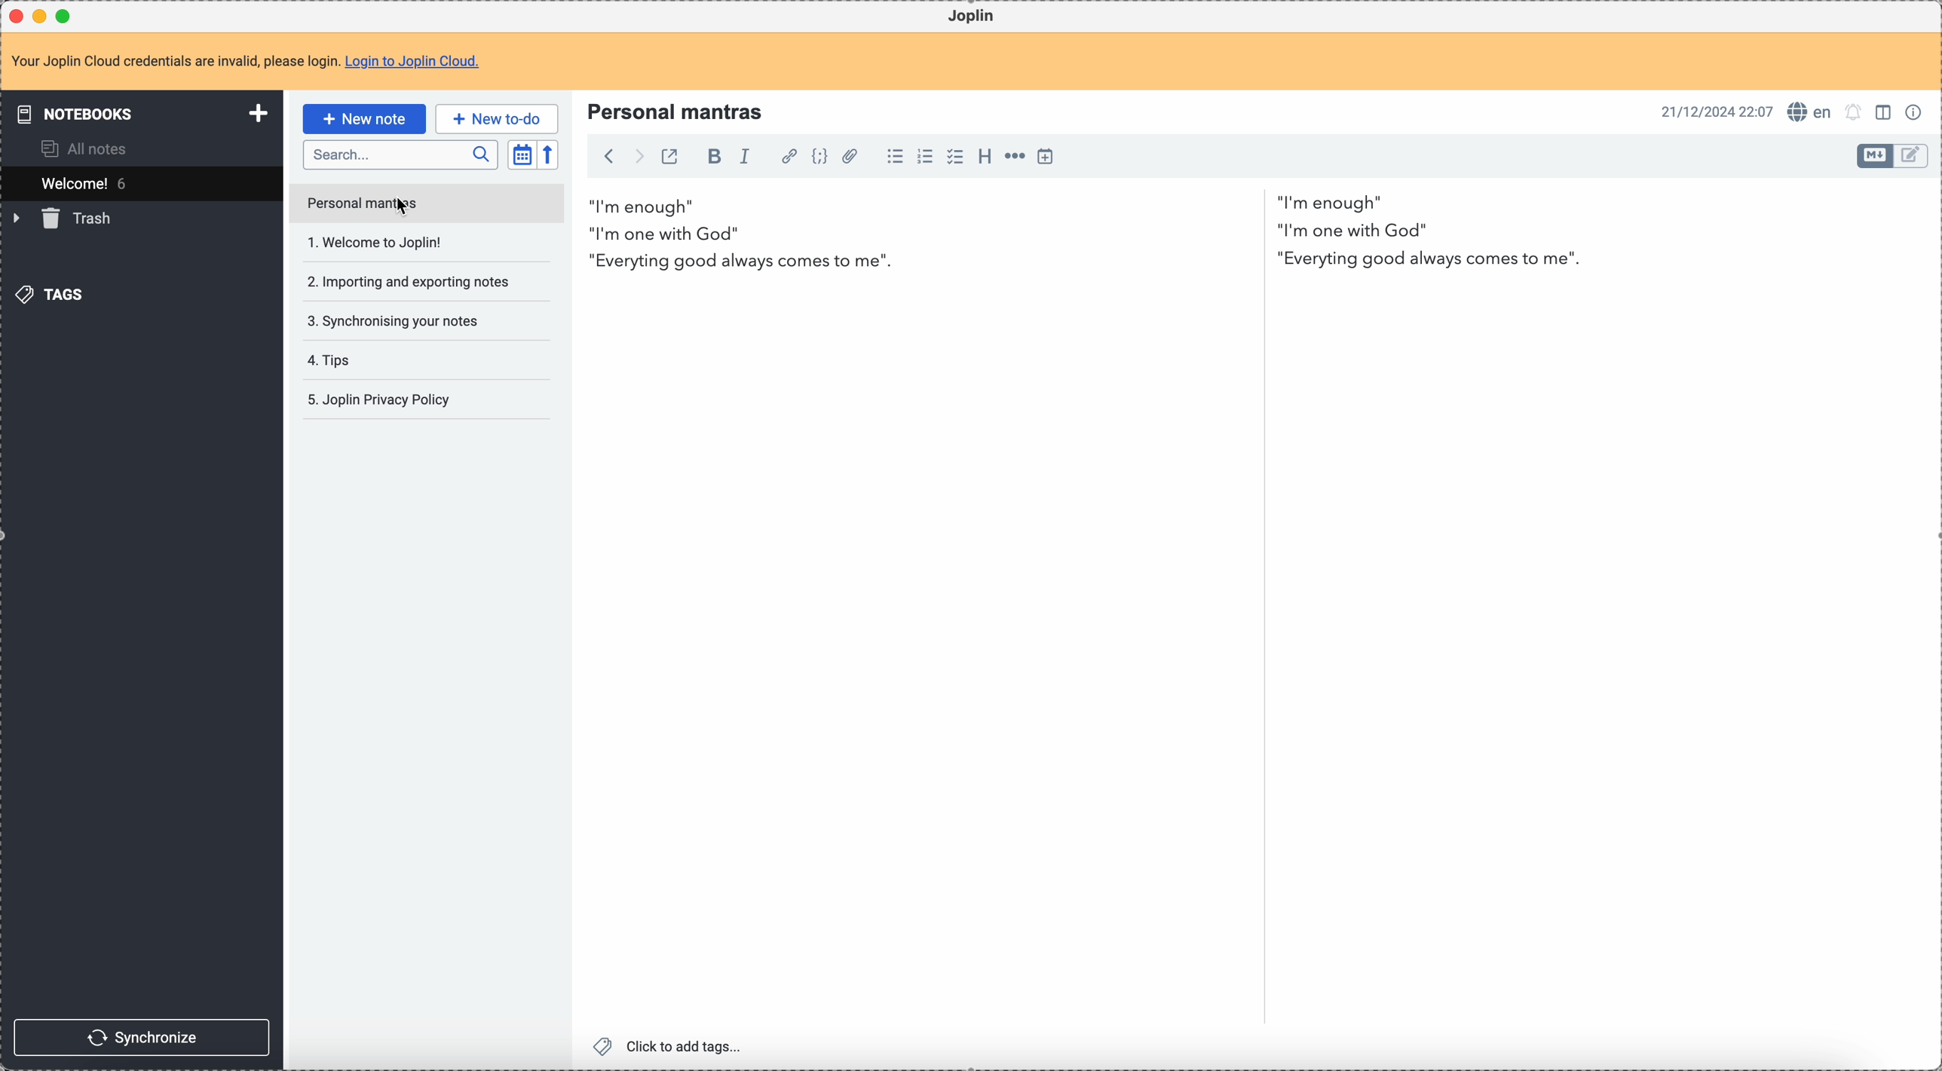 Image resolution: width=1942 pixels, height=1071 pixels. What do you see at coordinates (400, 321) in the screenshot?
I see `synchronising your notes` at bounding box center [400, 321].